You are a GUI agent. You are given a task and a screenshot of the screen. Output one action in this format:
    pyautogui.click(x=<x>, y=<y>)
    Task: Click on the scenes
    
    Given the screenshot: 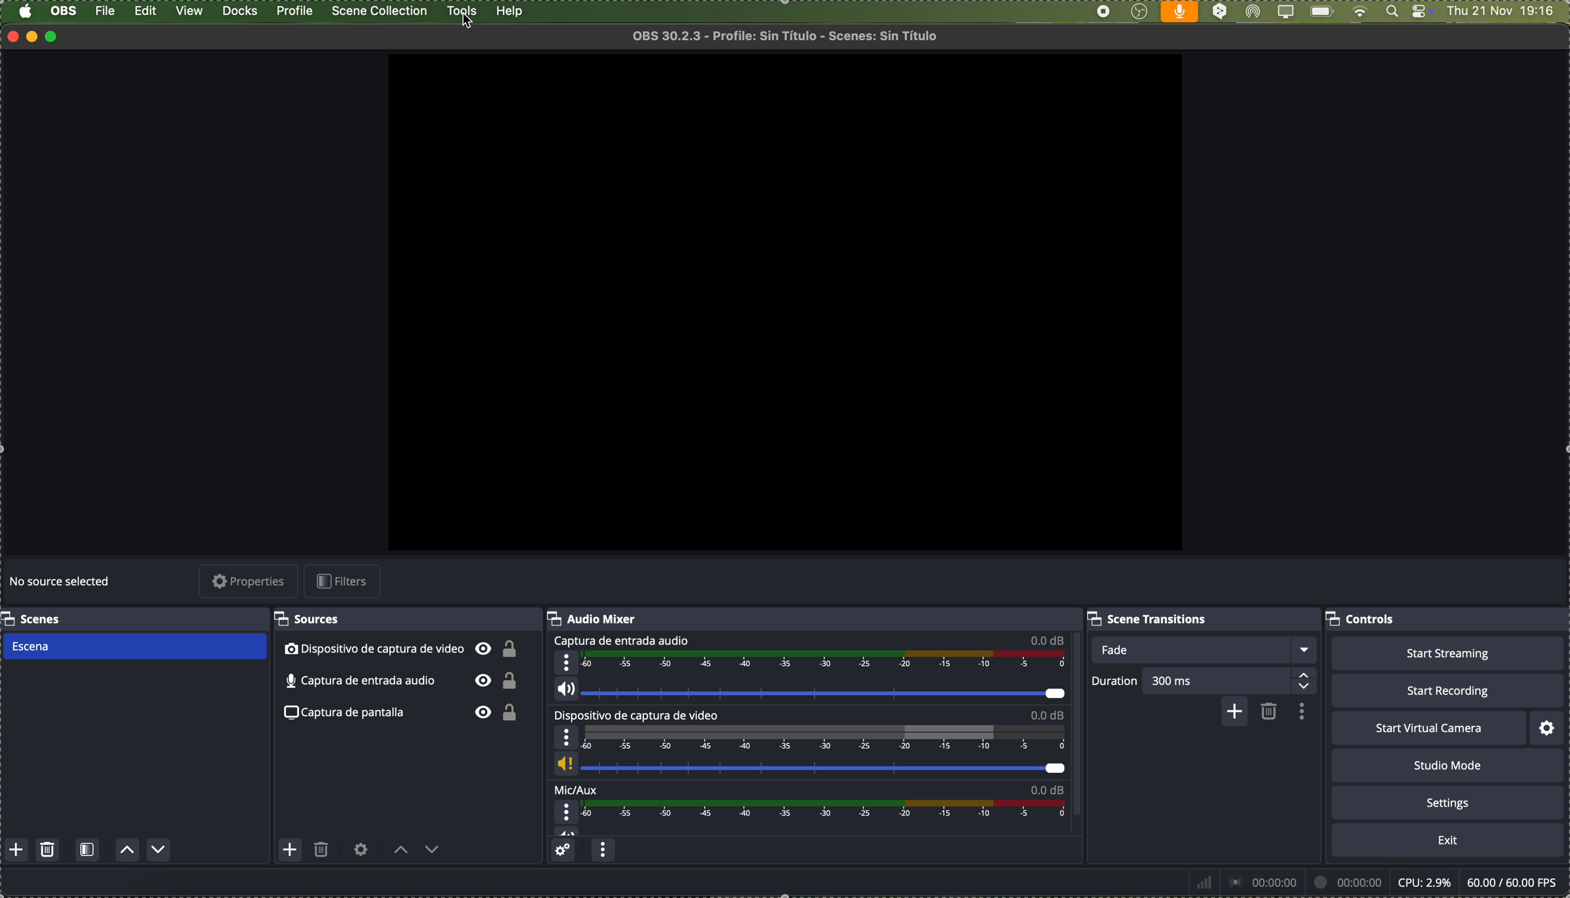 What is the action you would take?
    pyautogui.click(x=33, y=619)
    